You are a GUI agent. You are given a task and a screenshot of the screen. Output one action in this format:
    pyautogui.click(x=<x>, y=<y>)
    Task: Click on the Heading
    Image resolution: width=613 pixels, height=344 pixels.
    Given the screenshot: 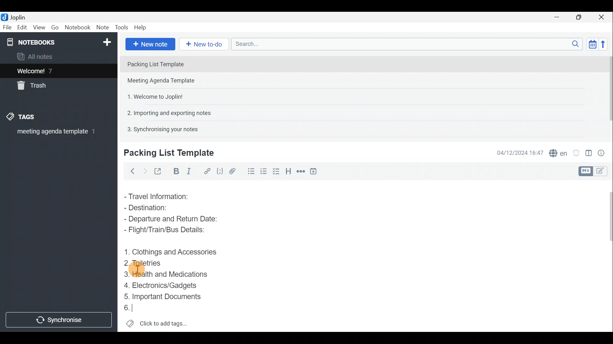 What is the action you would take?
    pyautogui.click(x=289, y=170)
    